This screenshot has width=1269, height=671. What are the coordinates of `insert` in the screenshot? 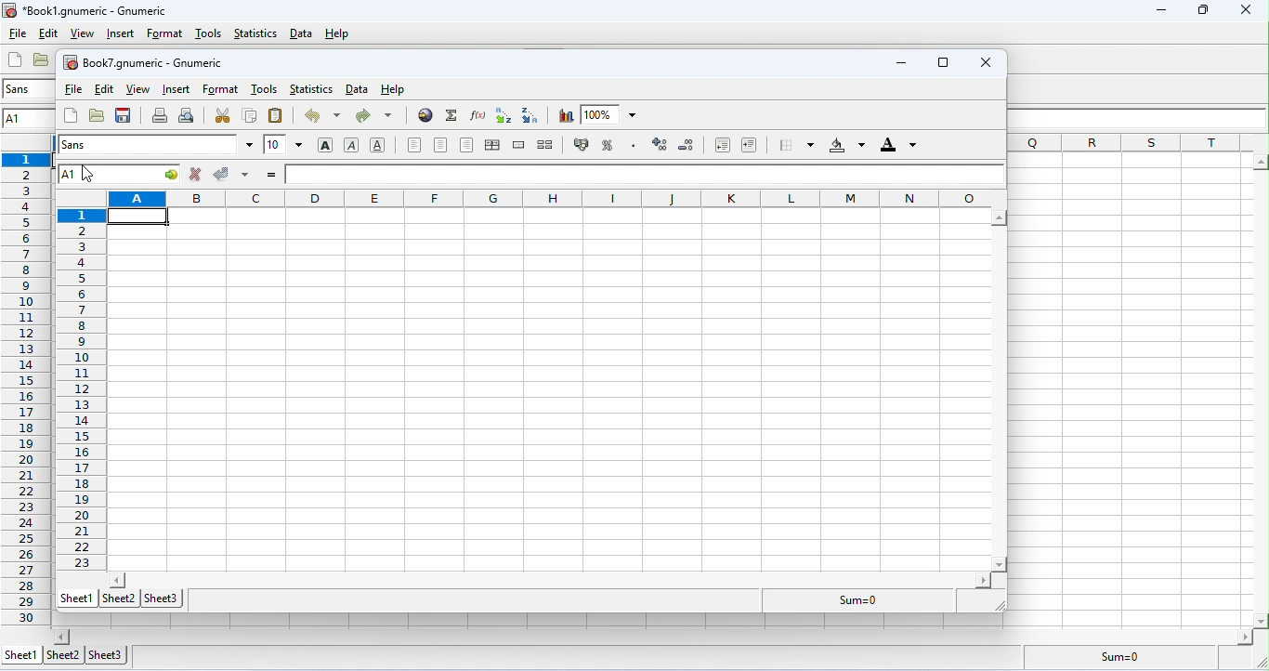 It's located at (121, 34).